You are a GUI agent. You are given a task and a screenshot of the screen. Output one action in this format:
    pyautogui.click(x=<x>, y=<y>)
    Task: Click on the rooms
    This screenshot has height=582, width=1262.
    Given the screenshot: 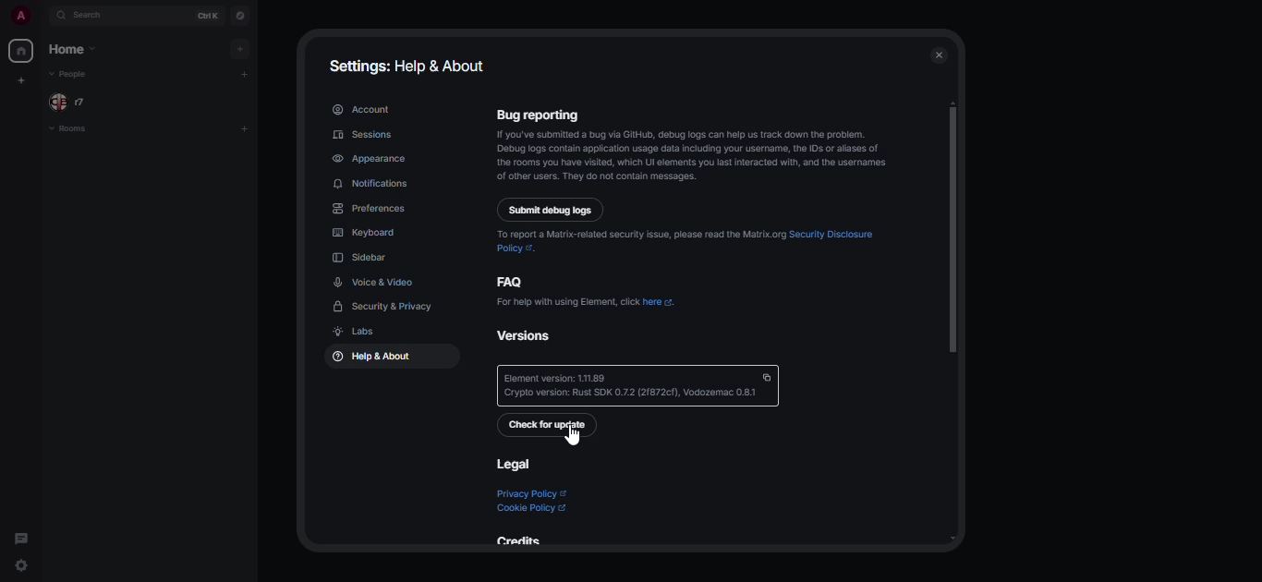 What is the action you would take?
    pyautogui.click(x=77, y=129)
    